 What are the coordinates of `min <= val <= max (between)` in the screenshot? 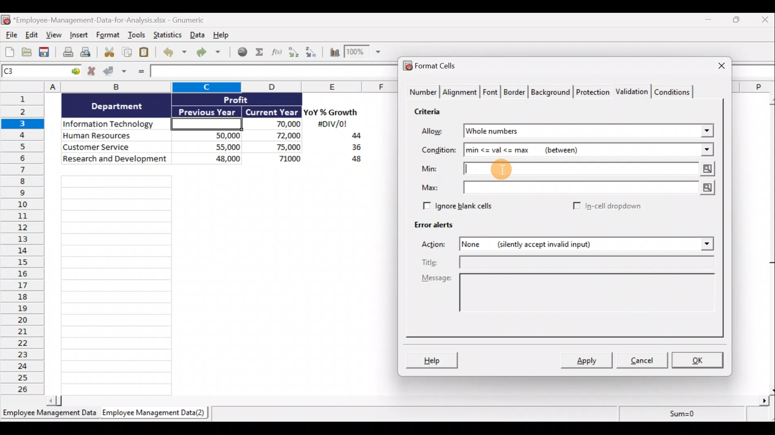 It's located at (578, 151).